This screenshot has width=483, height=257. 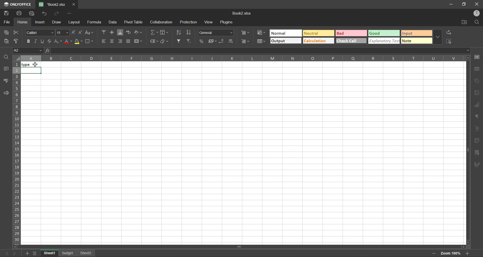 I want to click on formula bar, so click(x=258, y=51).